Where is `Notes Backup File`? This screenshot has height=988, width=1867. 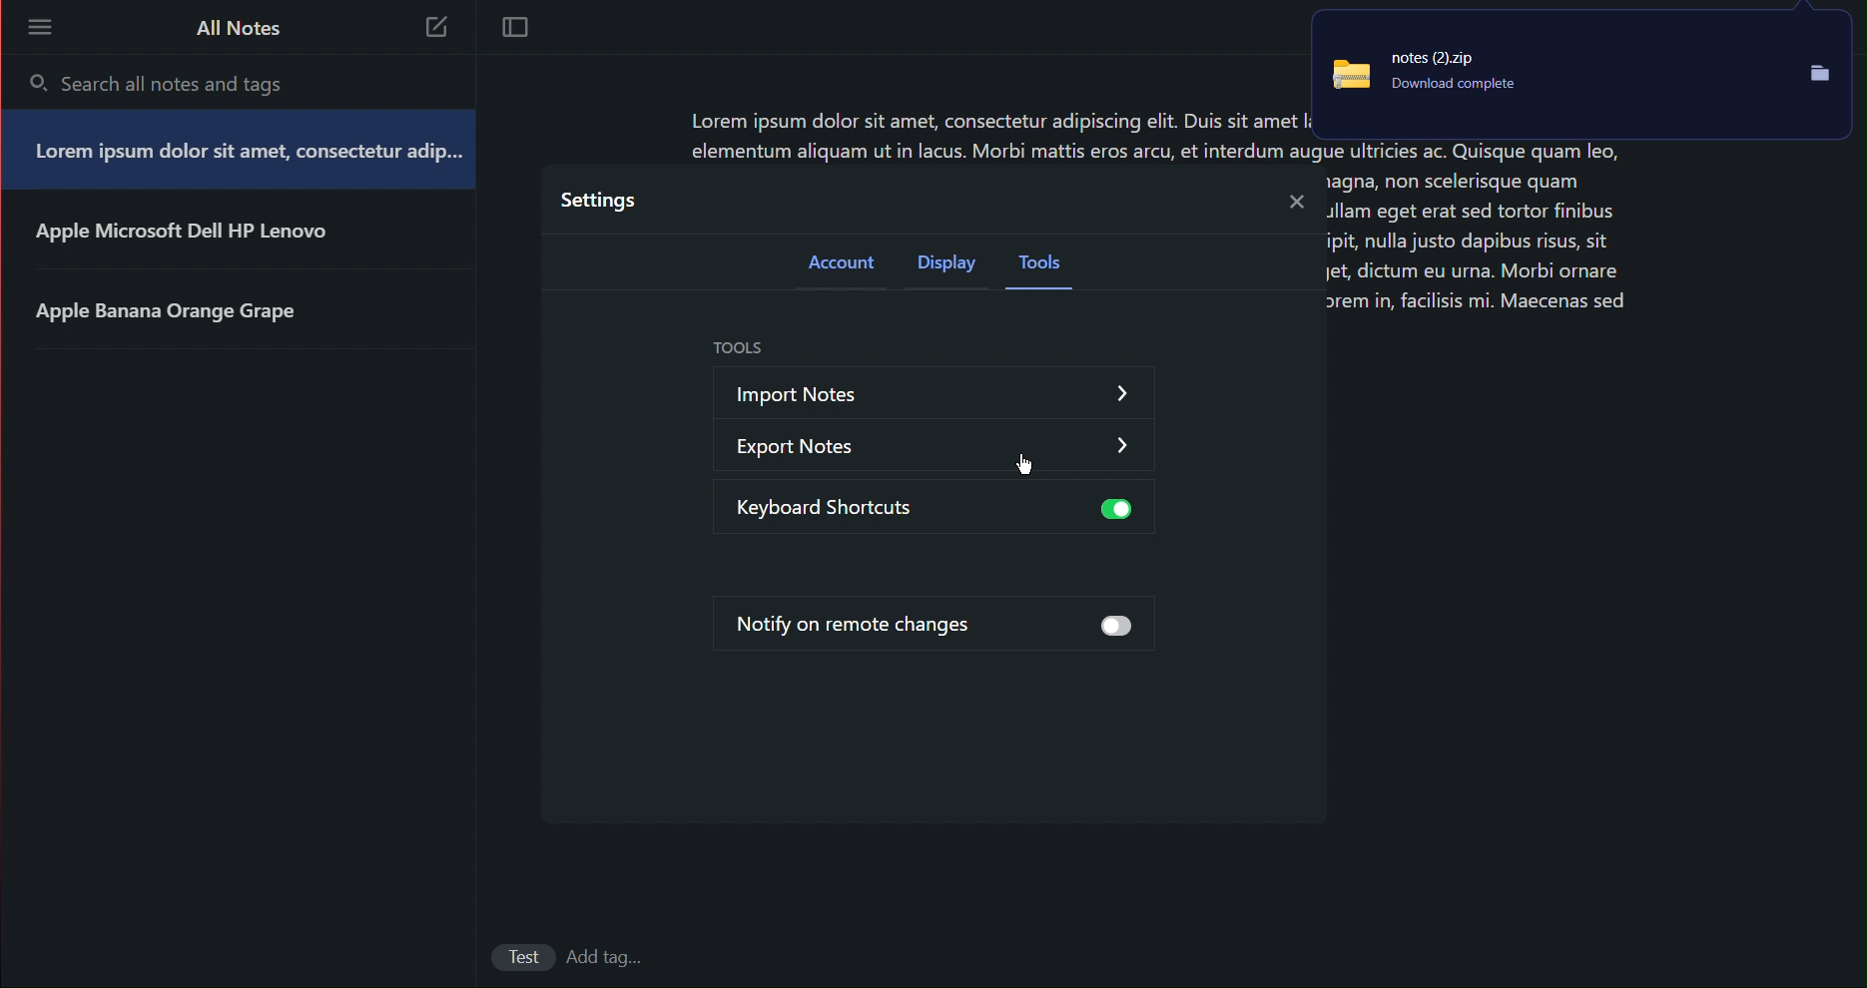
Notes Backup File is located at coordinates (1585, 75).